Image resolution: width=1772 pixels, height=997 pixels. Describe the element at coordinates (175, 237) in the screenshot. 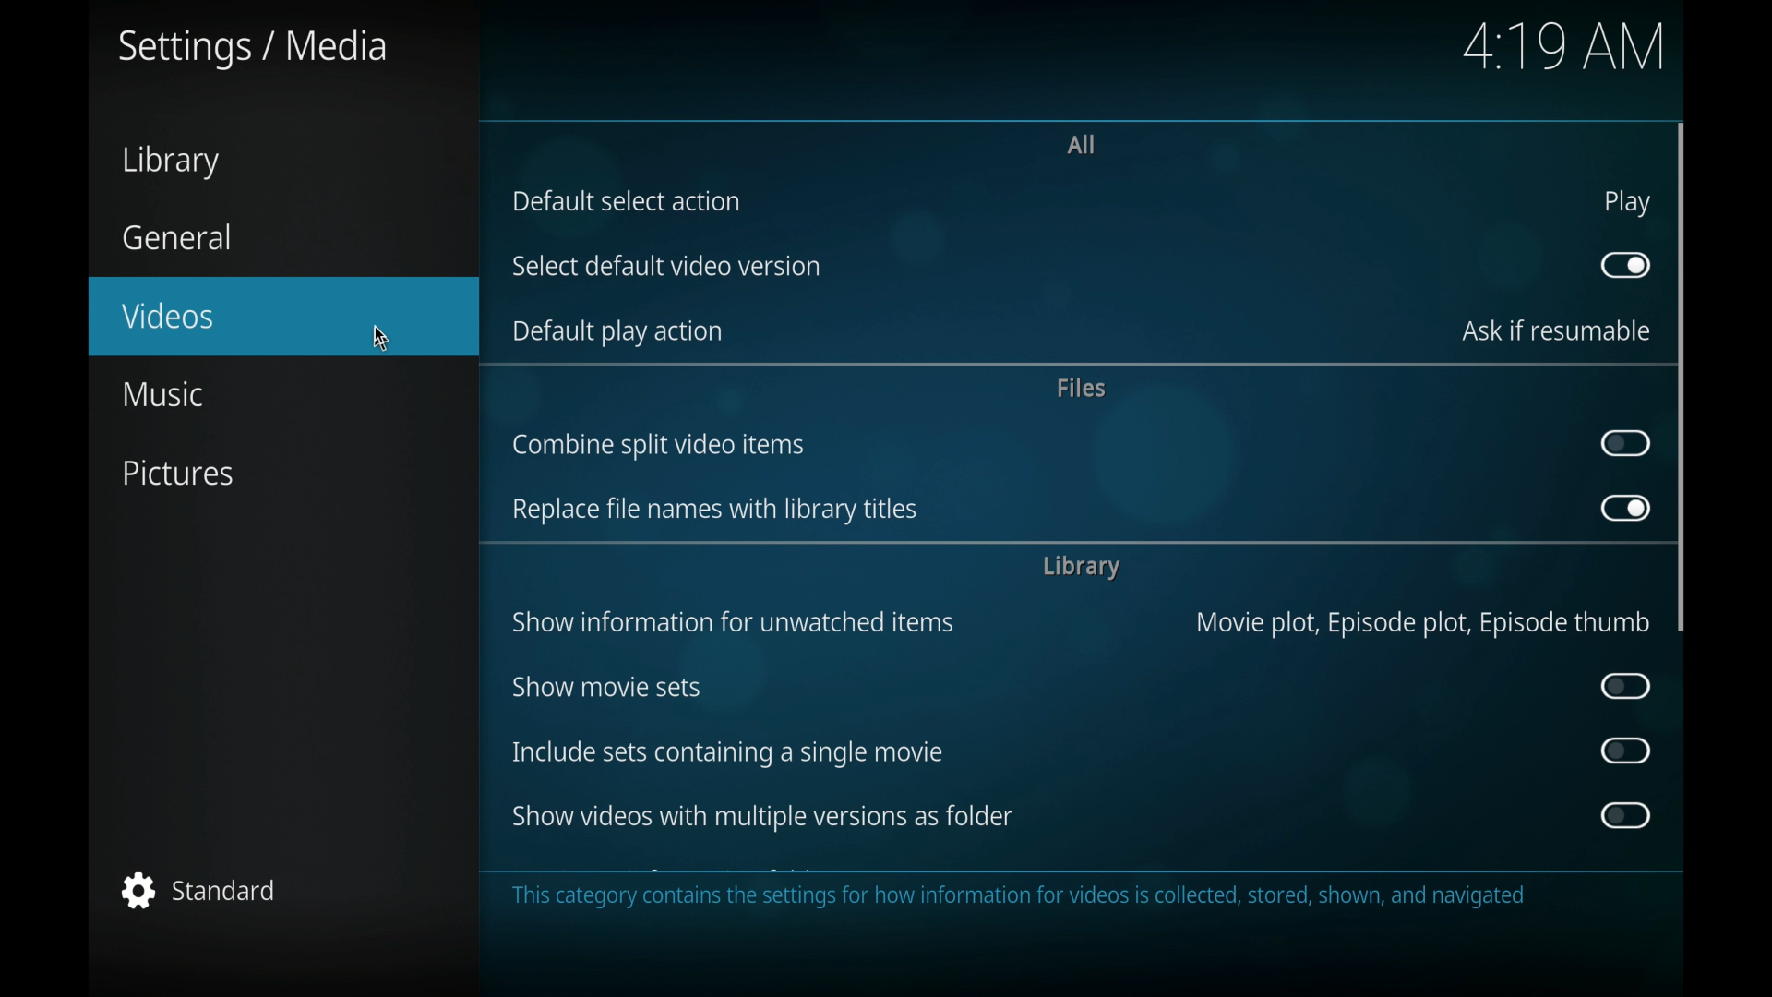

I see `general` at that location.